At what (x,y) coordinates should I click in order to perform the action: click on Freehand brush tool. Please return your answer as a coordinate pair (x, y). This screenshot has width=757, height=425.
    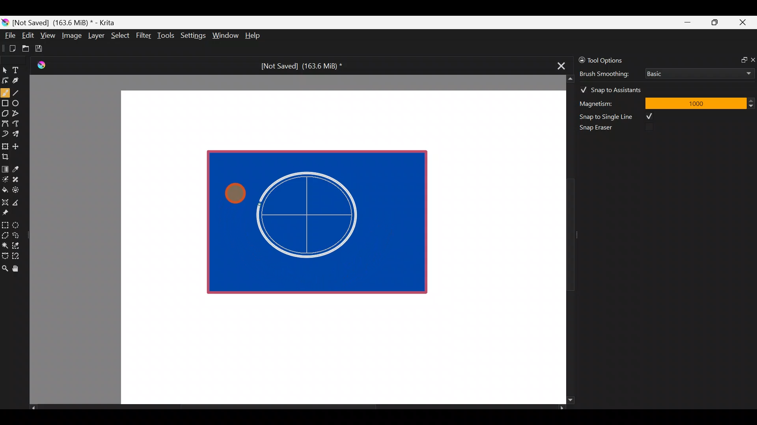
    Looking at the image, I should click on (6, 91).